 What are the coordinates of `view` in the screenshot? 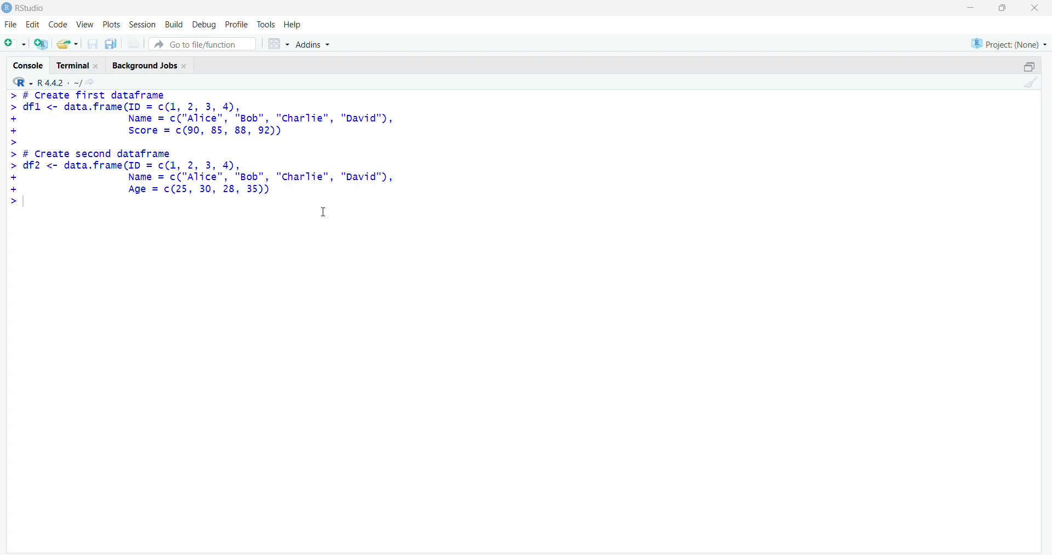 It's located at (85, 25).